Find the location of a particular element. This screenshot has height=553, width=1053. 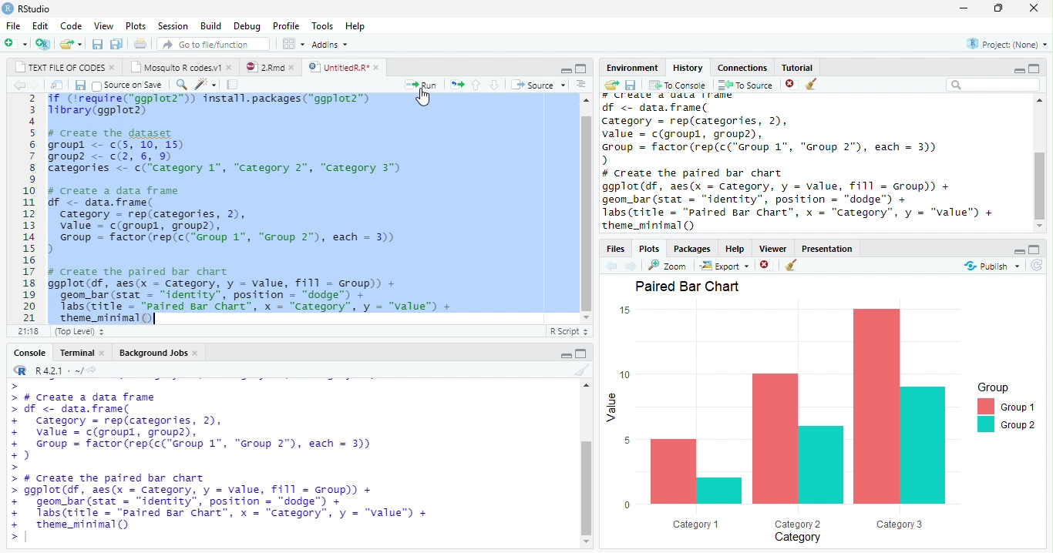

clear all objects is located at coordinates (812, 85).